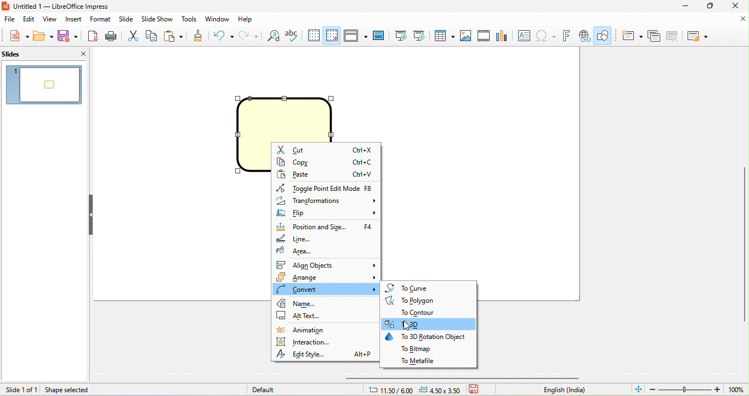  Describe the element at coordinates (563, 390) in the screenshot. I see `text language` at that location.